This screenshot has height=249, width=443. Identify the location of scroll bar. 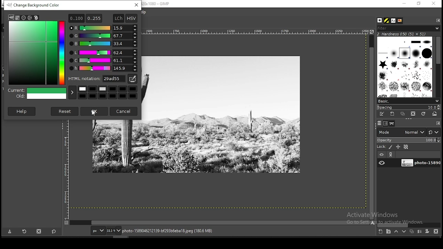
(409, 225).